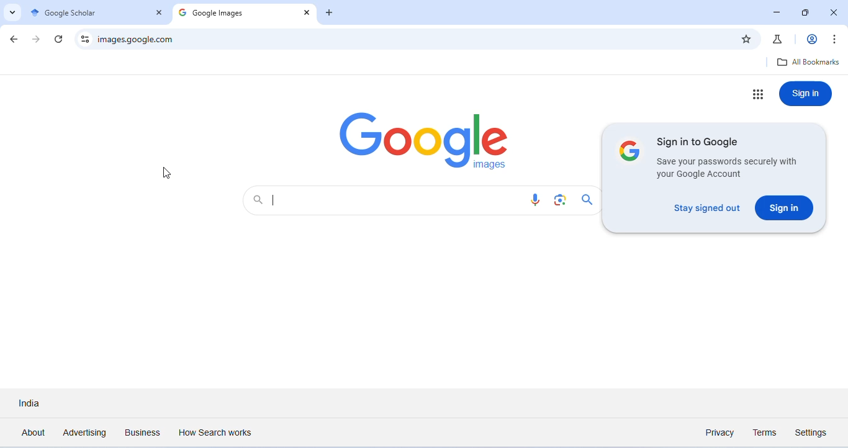 Image resolution: width=848 pixels, height=448 pixels. Describe the element at coordinates (28, 403) in the screenshot. I see `India` at that location.